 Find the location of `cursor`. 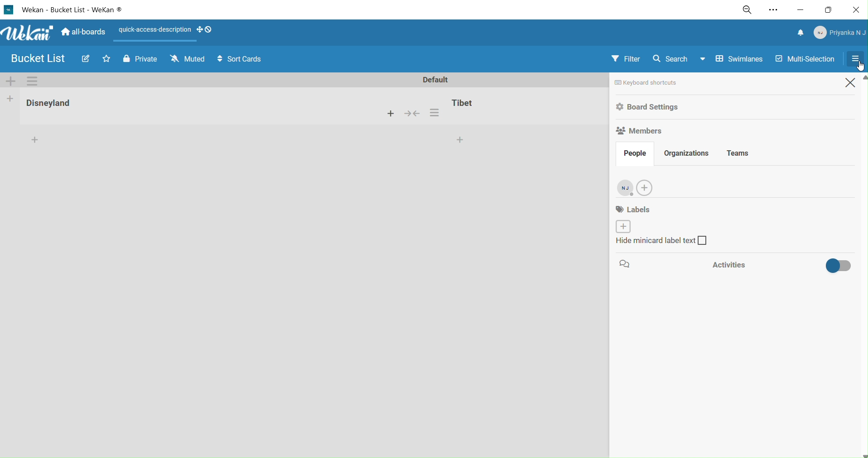

cursor is located at coordinates (858, 69).